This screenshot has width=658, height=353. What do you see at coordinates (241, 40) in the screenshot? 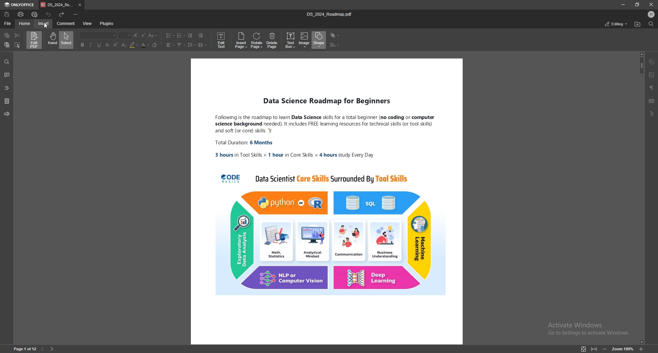
I see `insert page` at bounding box center [241, 40].